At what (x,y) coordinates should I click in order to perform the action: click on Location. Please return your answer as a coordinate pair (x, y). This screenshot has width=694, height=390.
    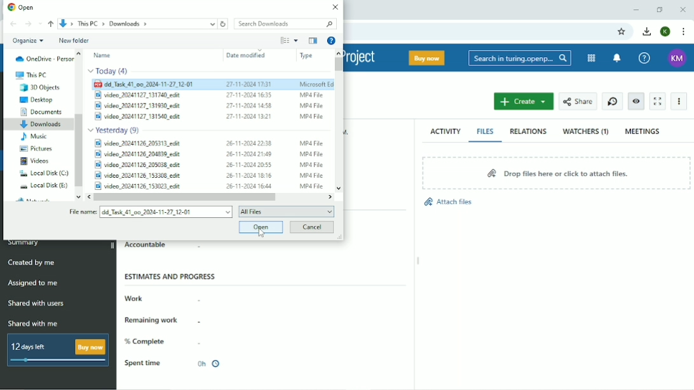
    Looking at the image, I should click on (137, 24).